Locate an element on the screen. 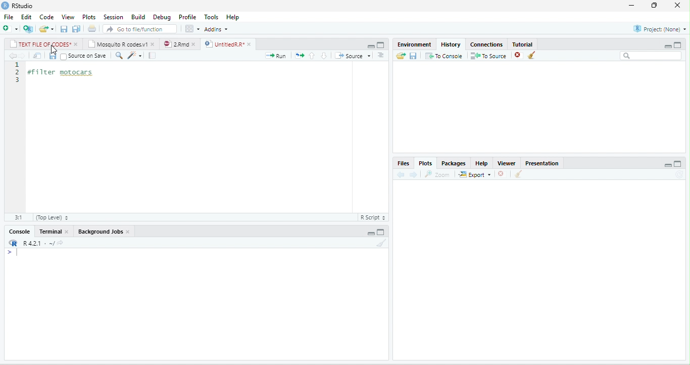 The width and height of the screenshot is (690, 365). Mosquito R codes.v1 is located at coordinates (118, 43).